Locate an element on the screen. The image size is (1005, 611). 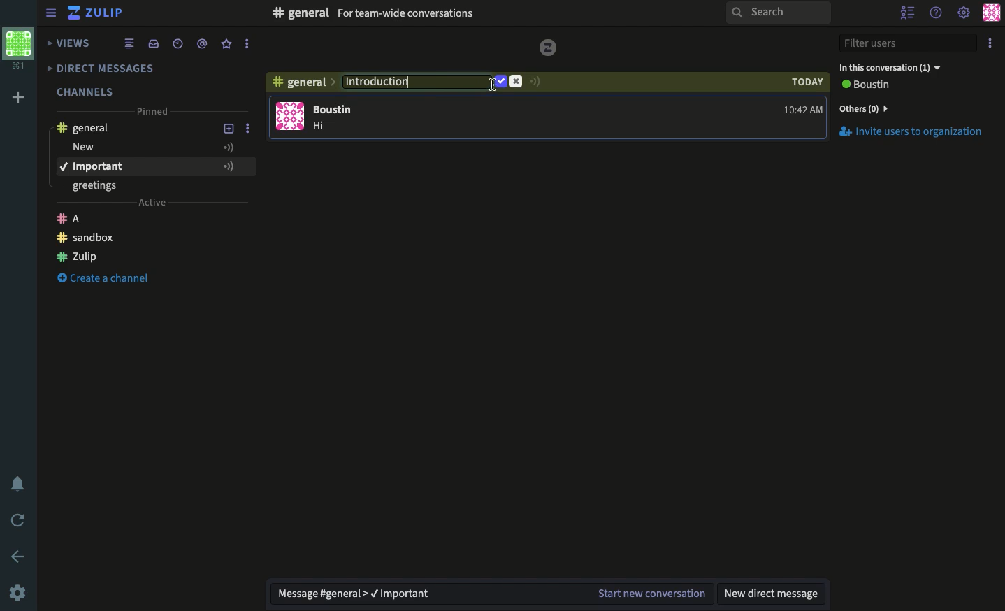
Add is located at coordinates (229, 146).